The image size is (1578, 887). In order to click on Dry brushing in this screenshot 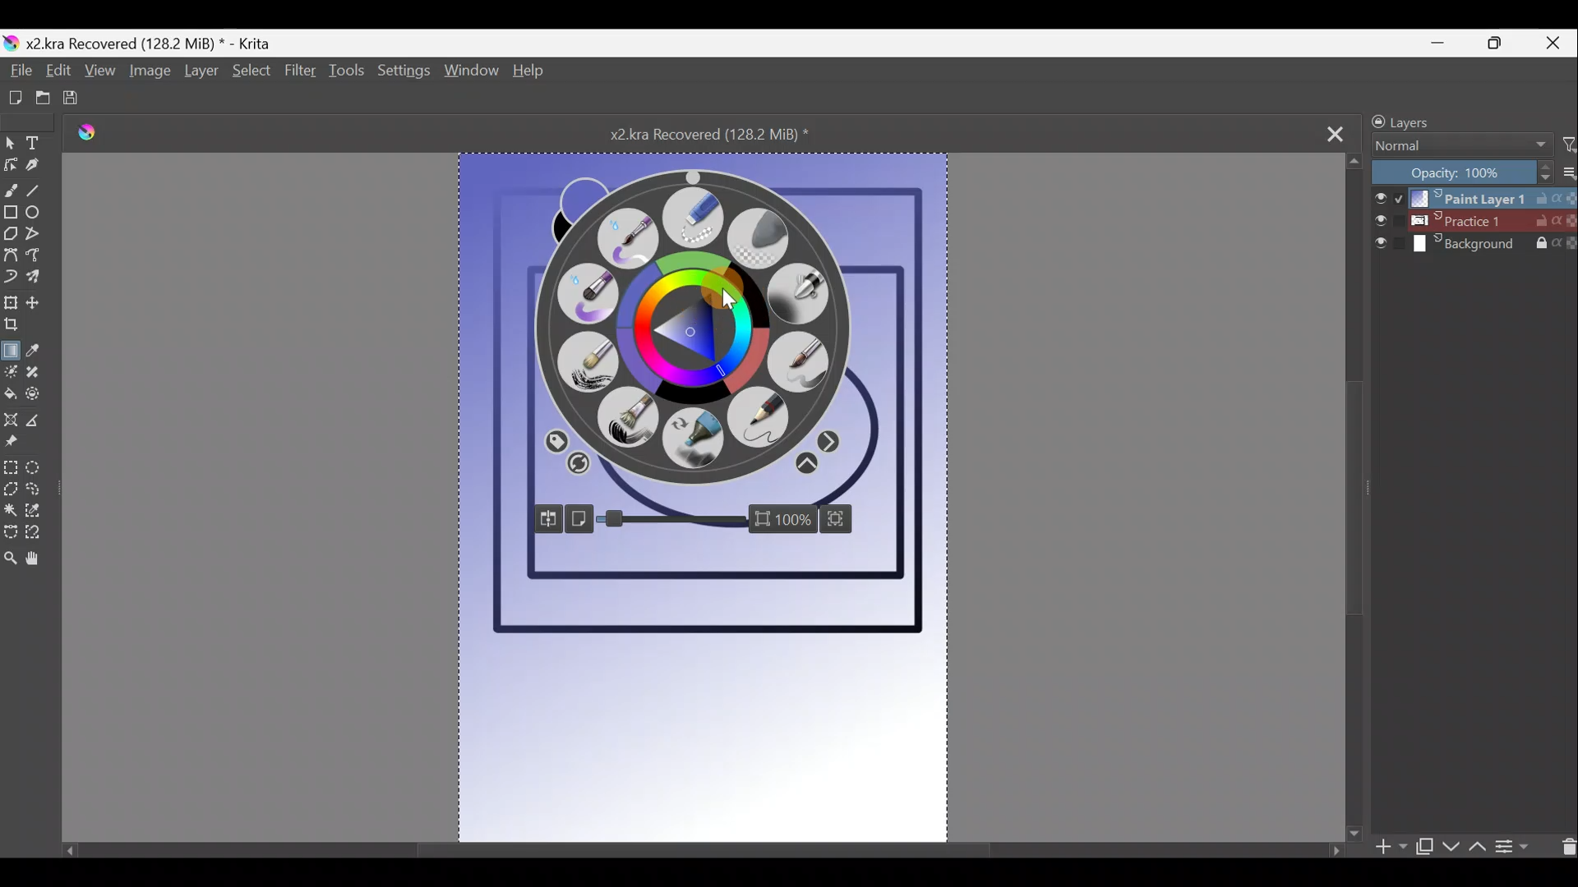, I will do `click(585, 361)`.